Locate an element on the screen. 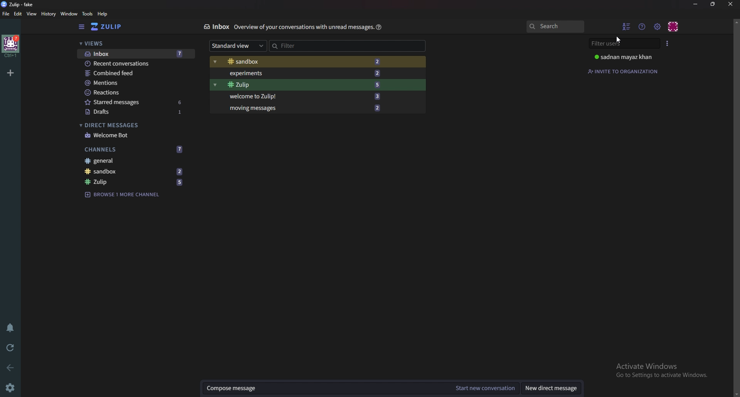 This screenshot has width=740, height=397. Add organization is located at coordinates (11, 73).